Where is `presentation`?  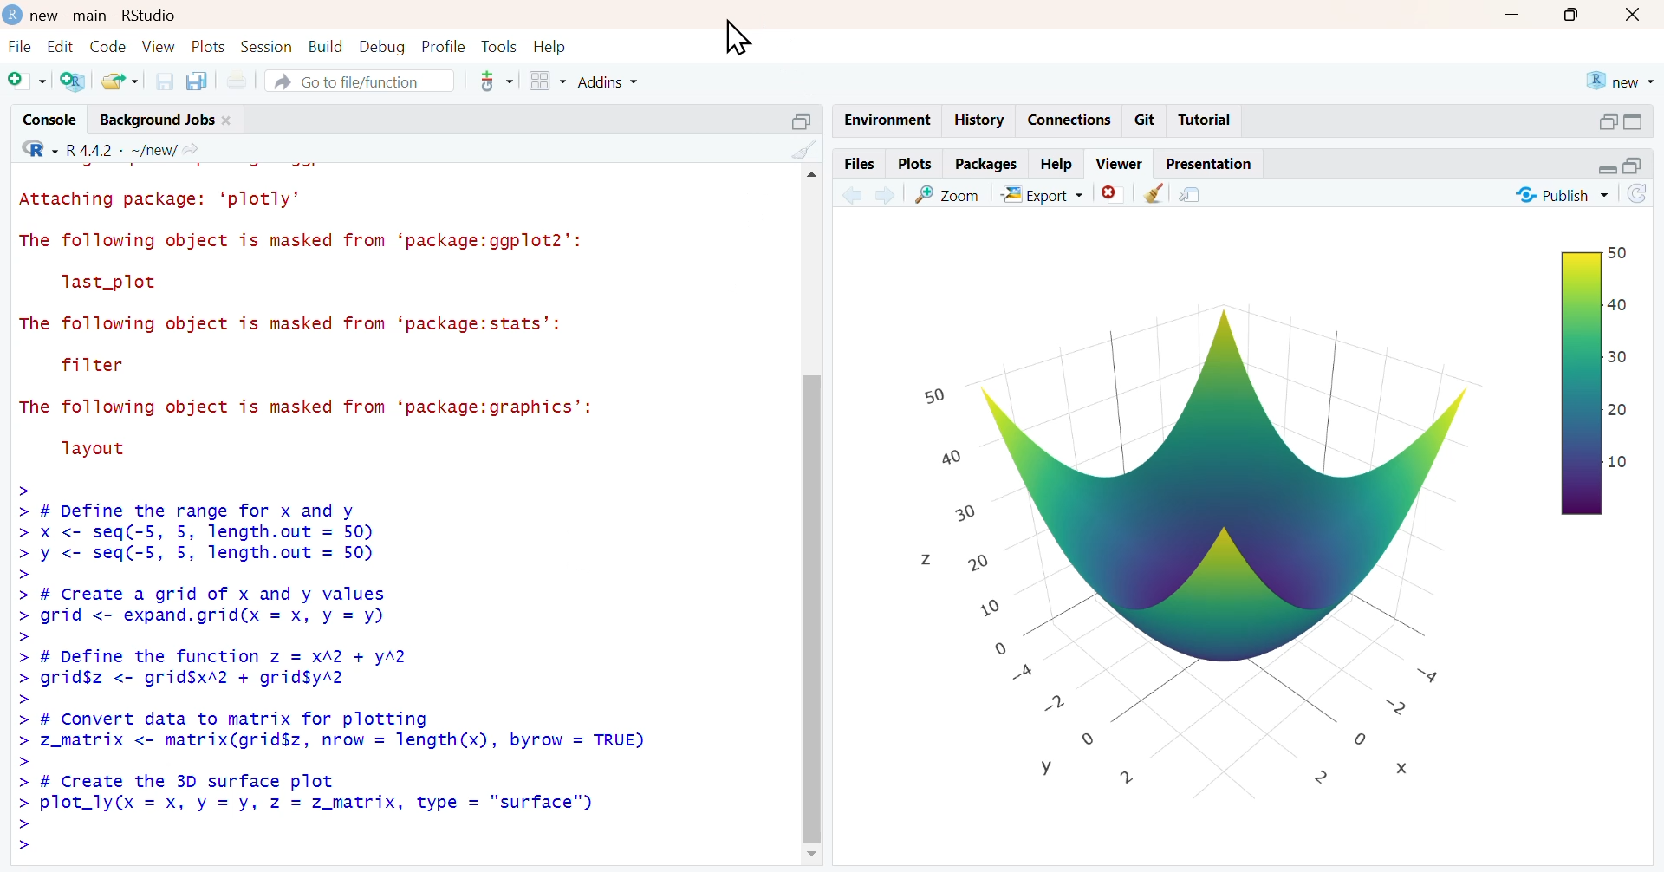 presentation is located at coordinates (1212, 164).